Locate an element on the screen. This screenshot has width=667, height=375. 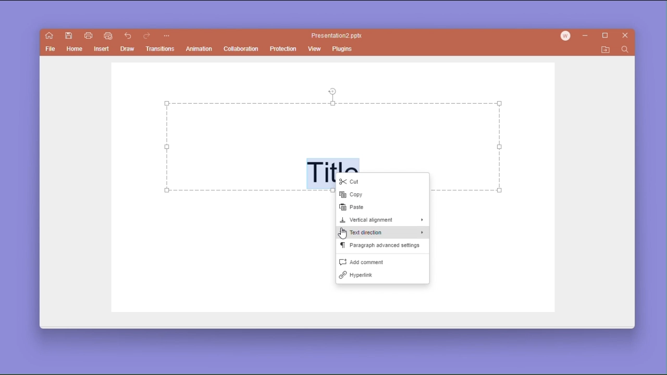
insert is located at coordinates (101, 50).